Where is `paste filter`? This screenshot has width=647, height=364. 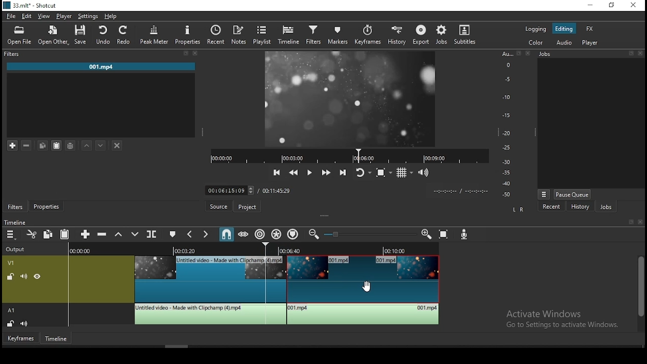
paste filter is located at coordinates (56, 145).